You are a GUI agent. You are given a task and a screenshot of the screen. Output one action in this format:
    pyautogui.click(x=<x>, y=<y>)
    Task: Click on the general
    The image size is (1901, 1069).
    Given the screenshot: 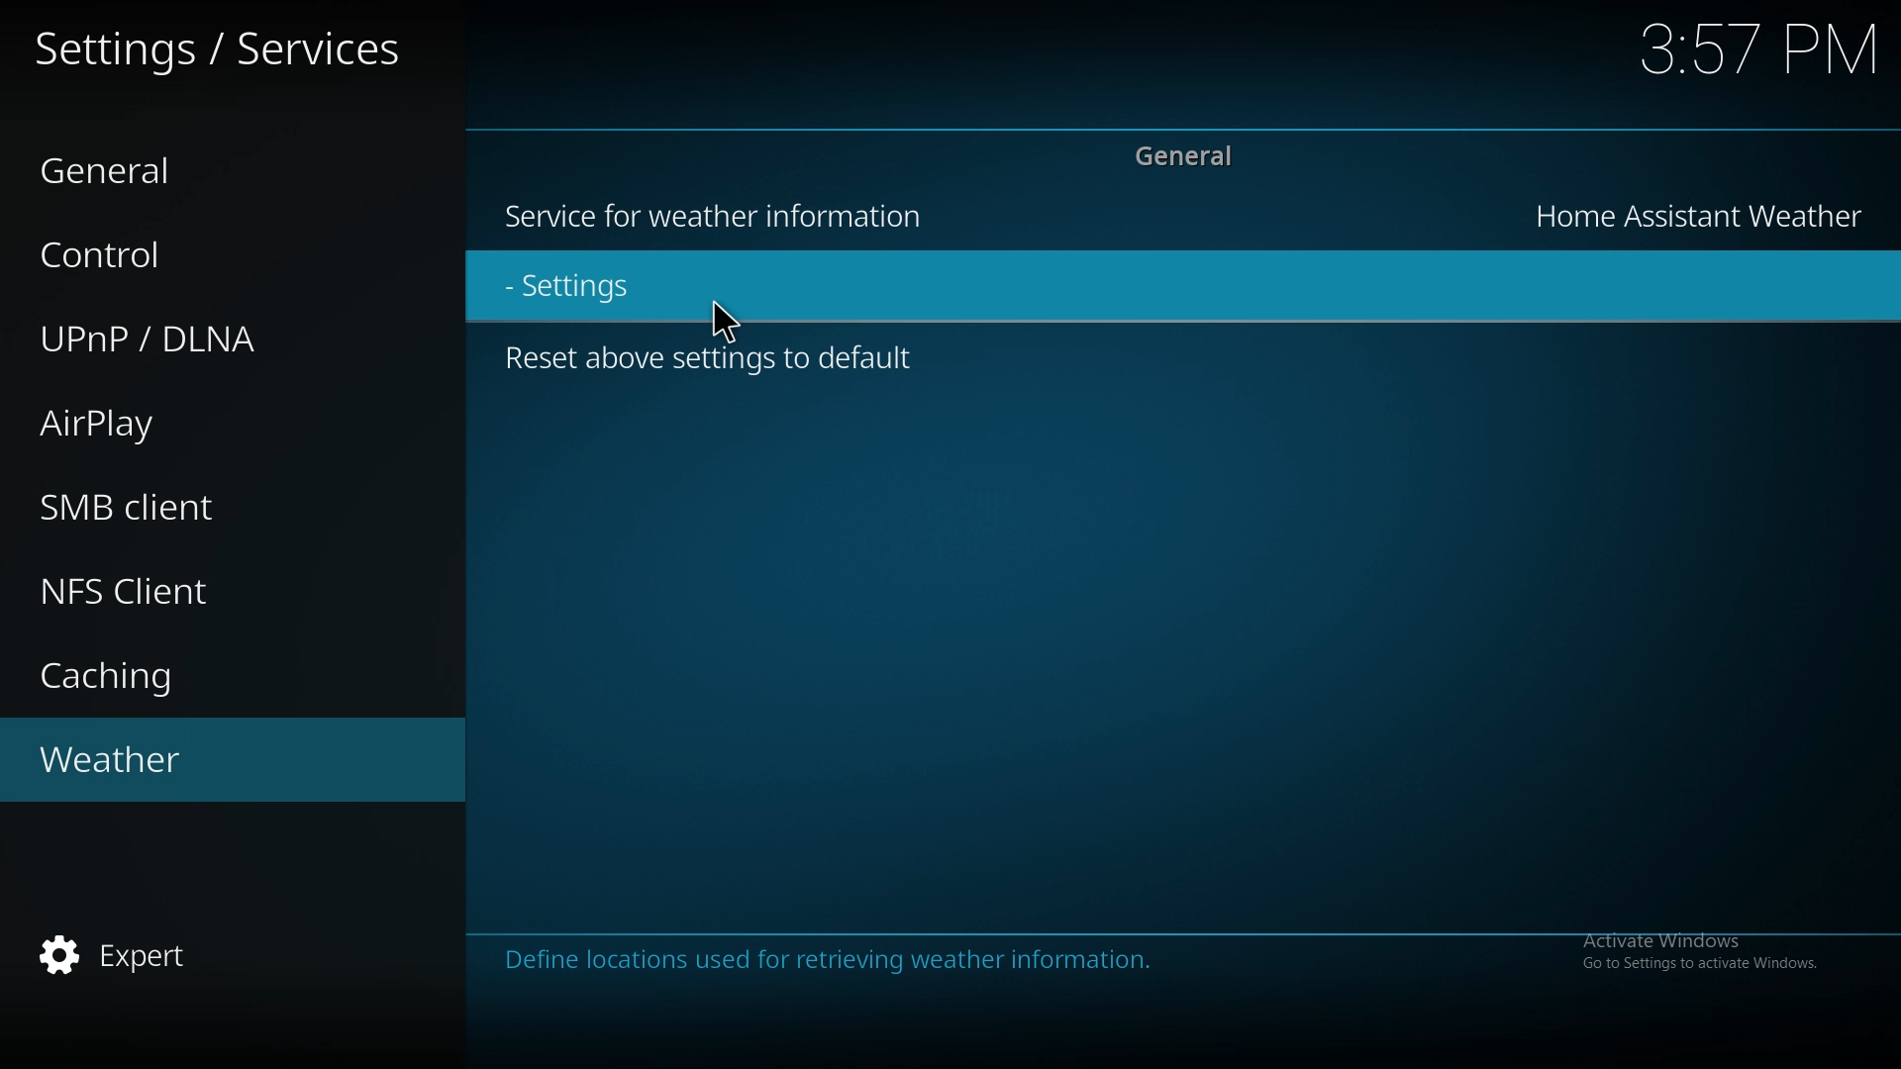 What is the action you would take?
    pyautogui.click(x=196, y=167)
    